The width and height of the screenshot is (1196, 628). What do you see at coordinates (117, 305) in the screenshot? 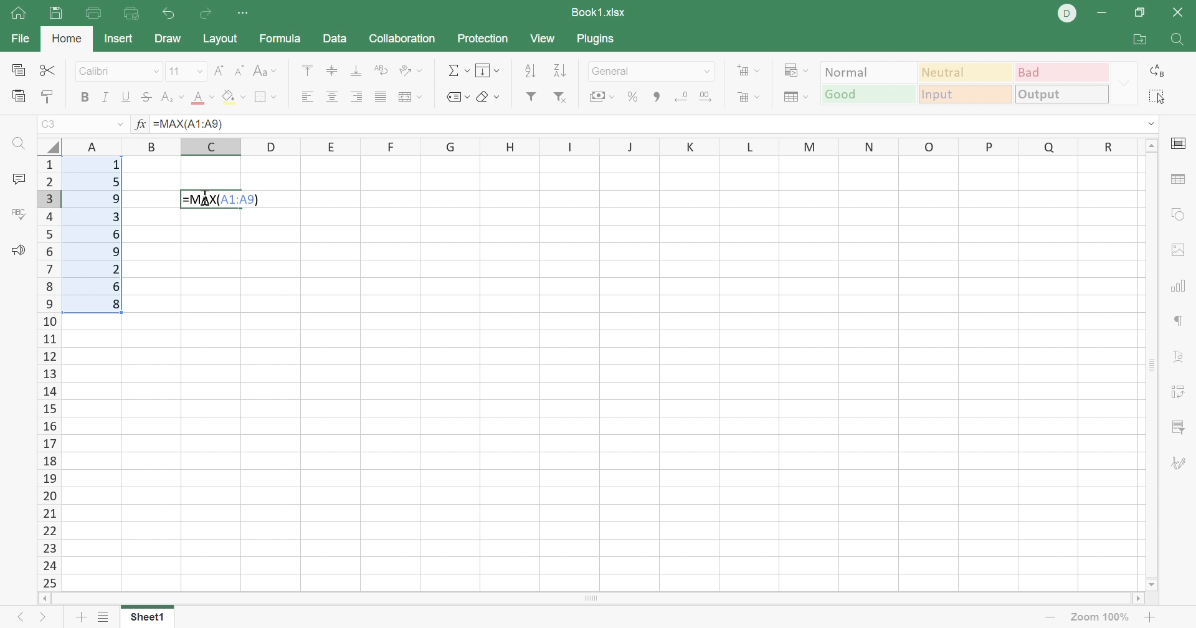
I see `8` at bounding box center [117, 305].